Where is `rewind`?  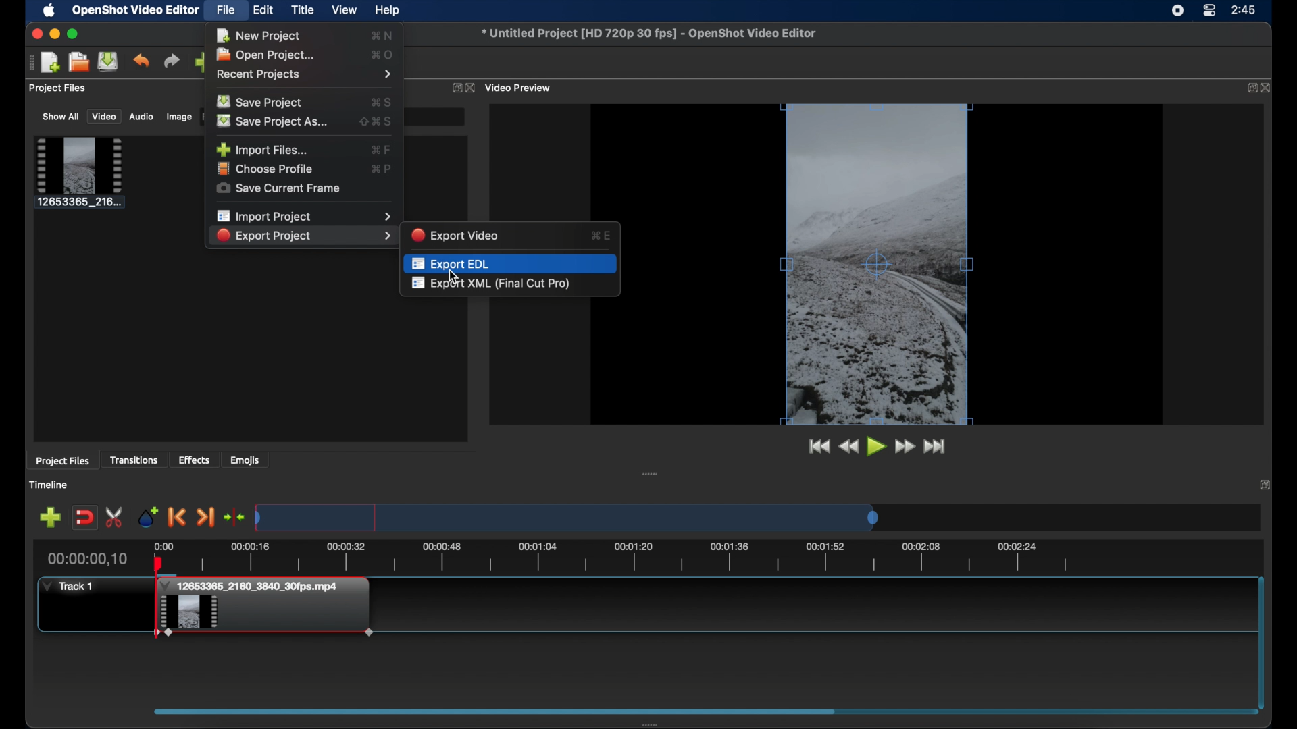
rewind is located at coordinates (849, 446).